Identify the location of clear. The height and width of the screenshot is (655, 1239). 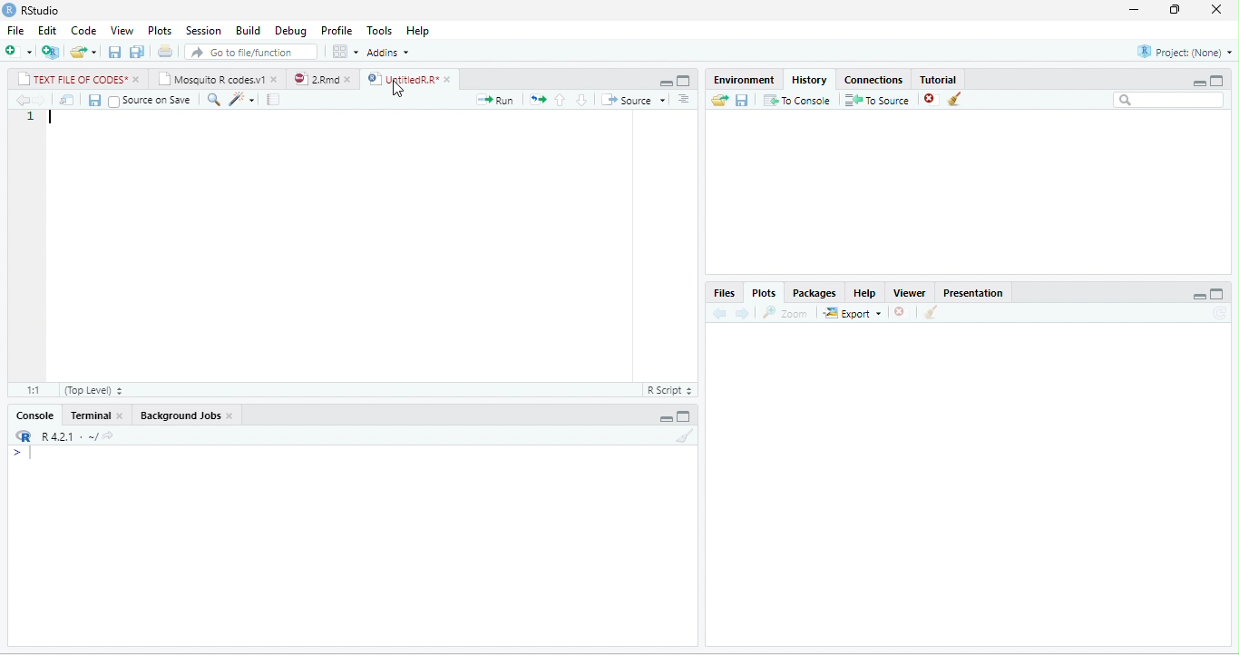
(686, 435).